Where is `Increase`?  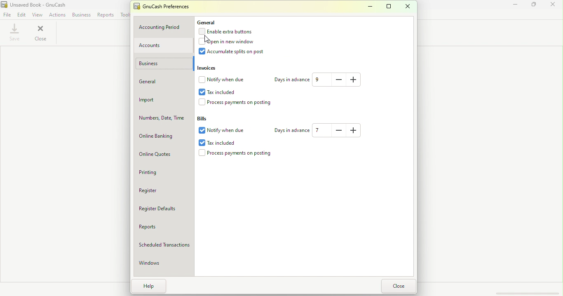 Increase is located at coordinates (352, 80).